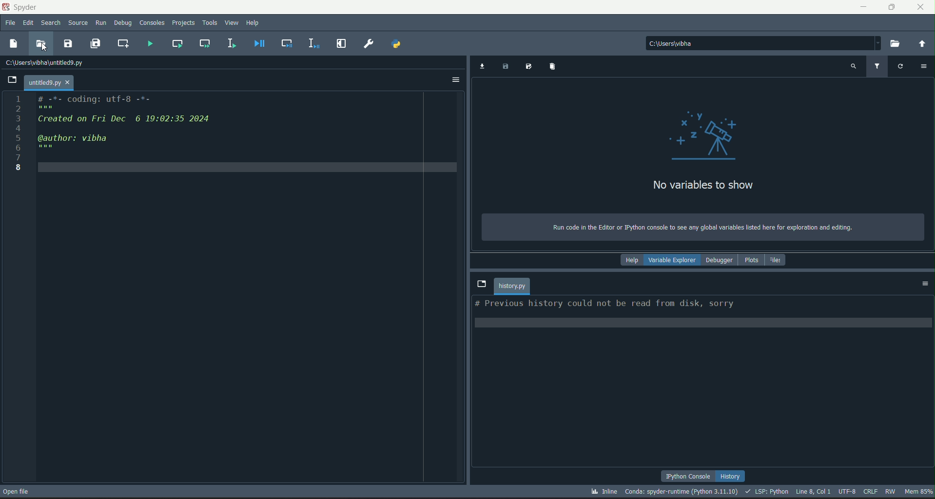  Describe the element at coordinates (689, 476) in the screenshot. I see `python console` at that location.